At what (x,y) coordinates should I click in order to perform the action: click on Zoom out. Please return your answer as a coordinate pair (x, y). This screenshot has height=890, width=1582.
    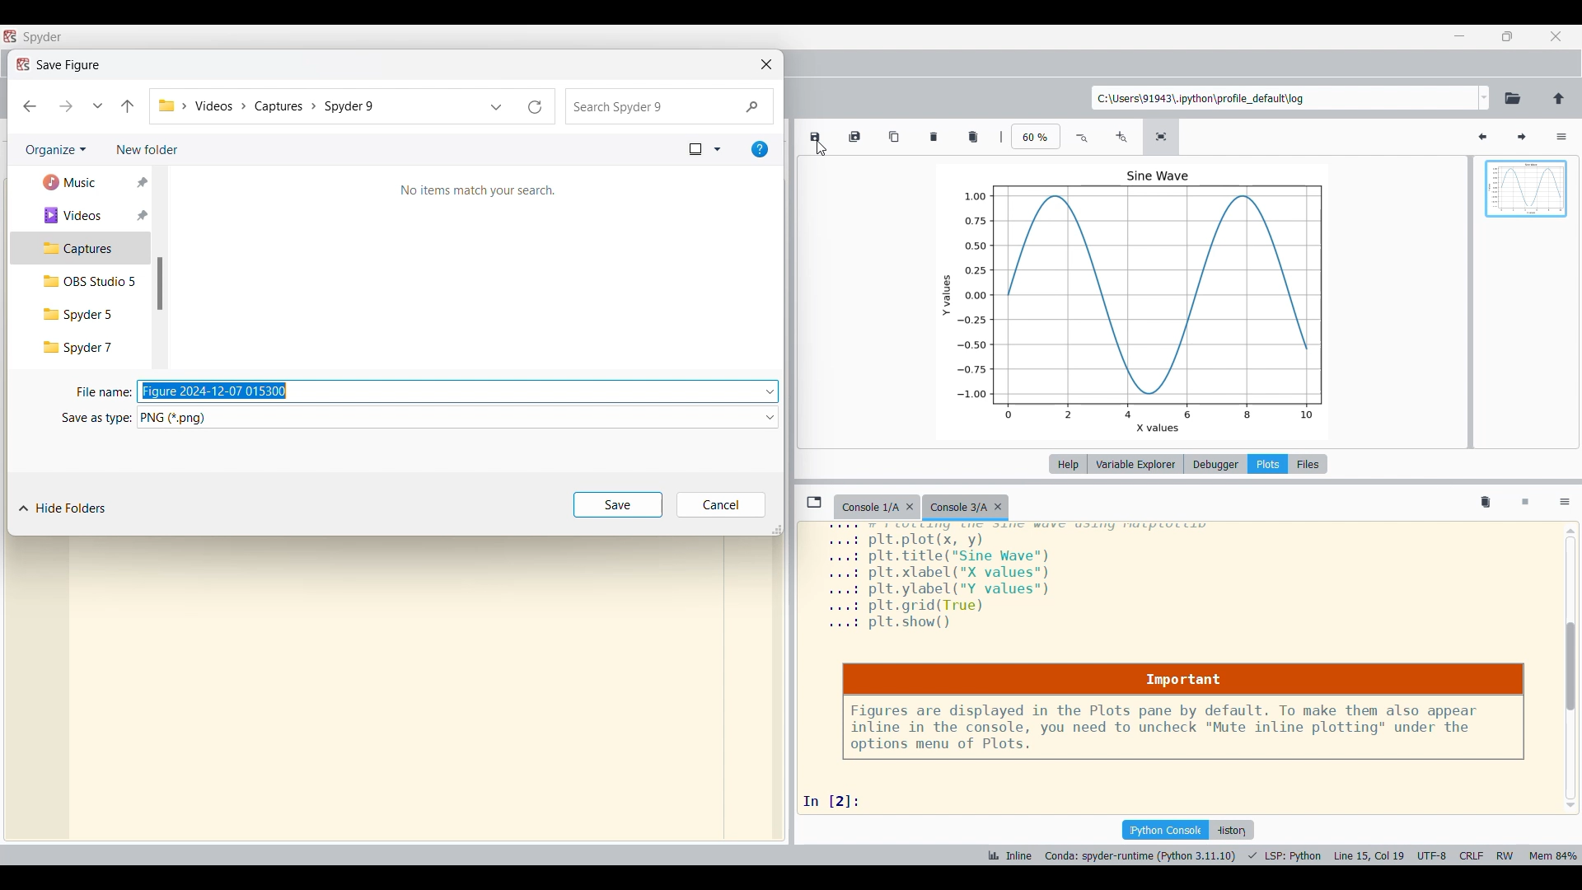
    Looking at the image, I should click on (1084, 138).